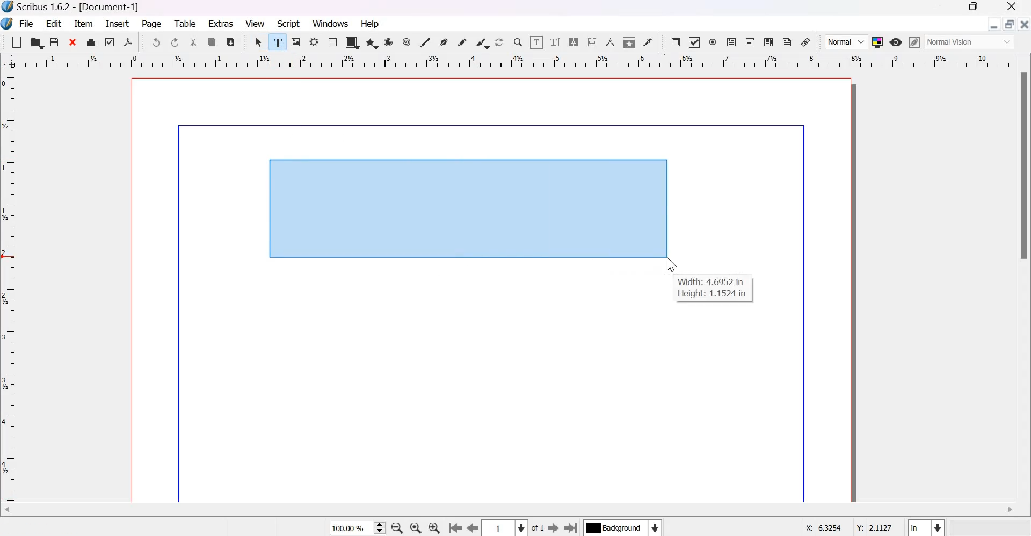  I want to click on Link annotation, so click(806, 42).